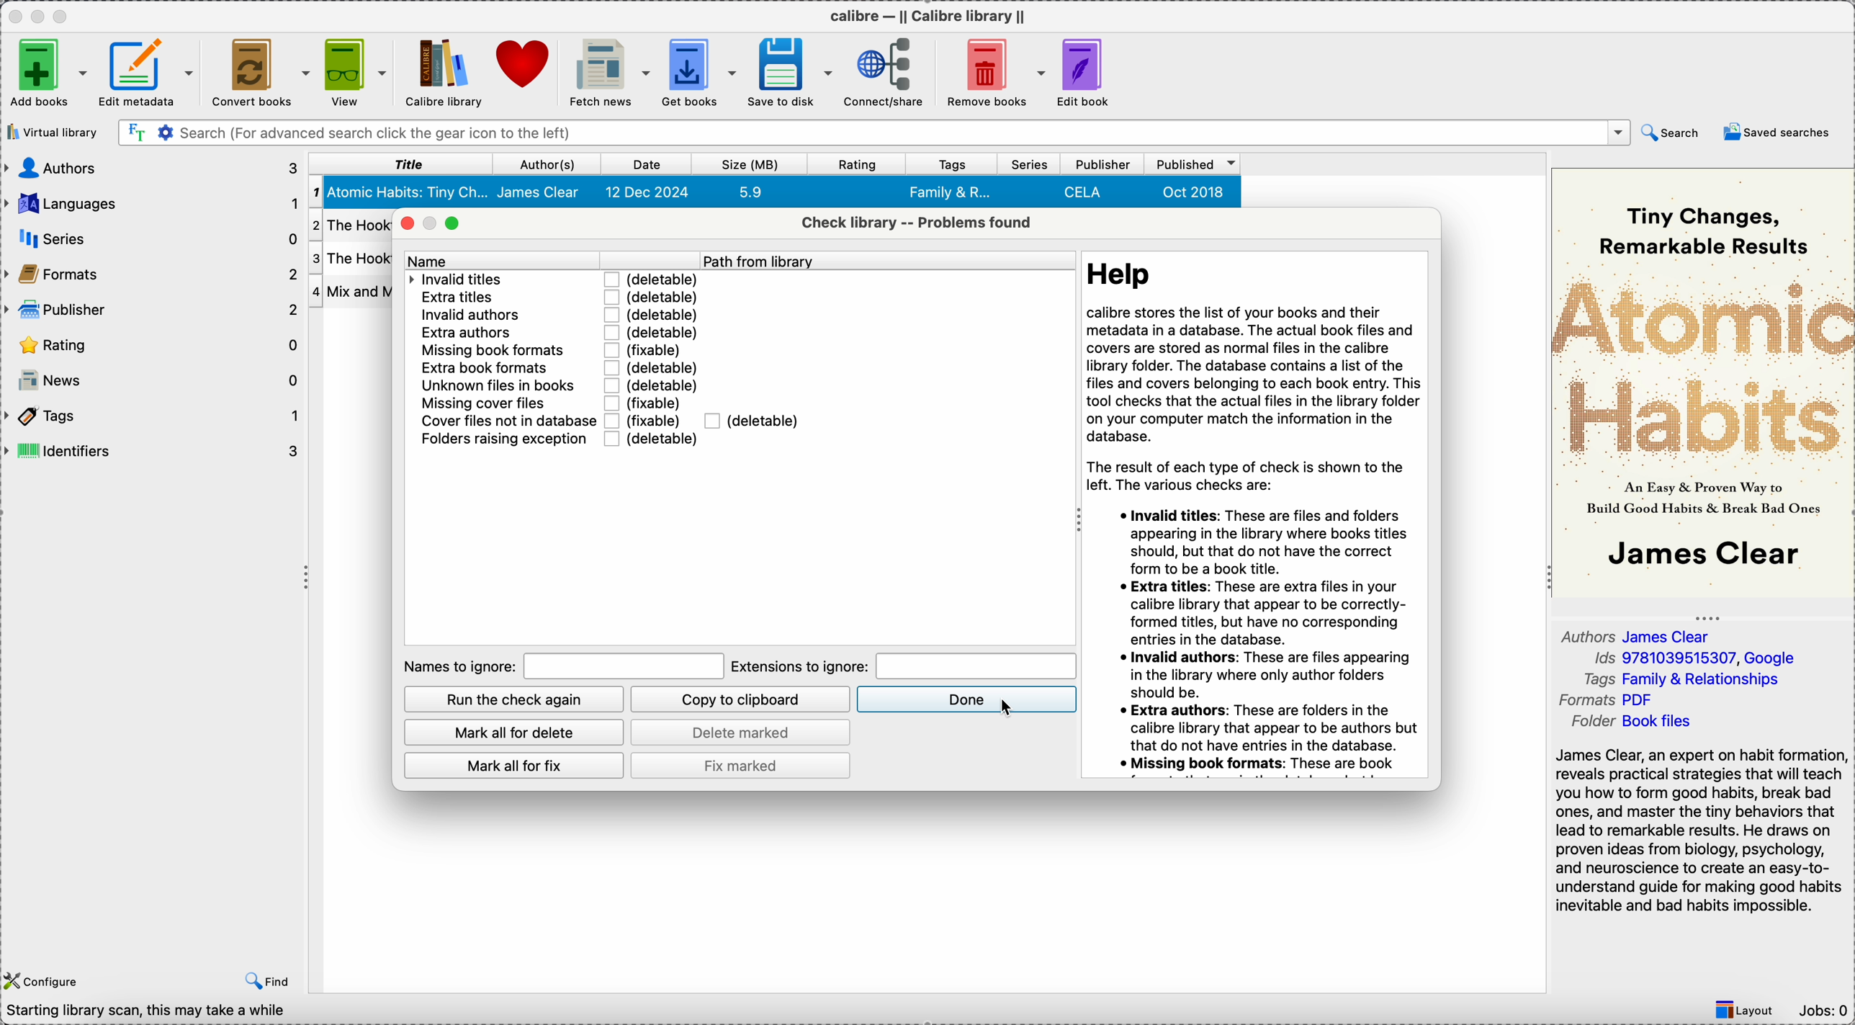 This screenshot has height=1025, width=1855. What do you see at coordinates (506, 421) in the screenshot?
I see `cover files not in database` at bounding box center [506, 421].